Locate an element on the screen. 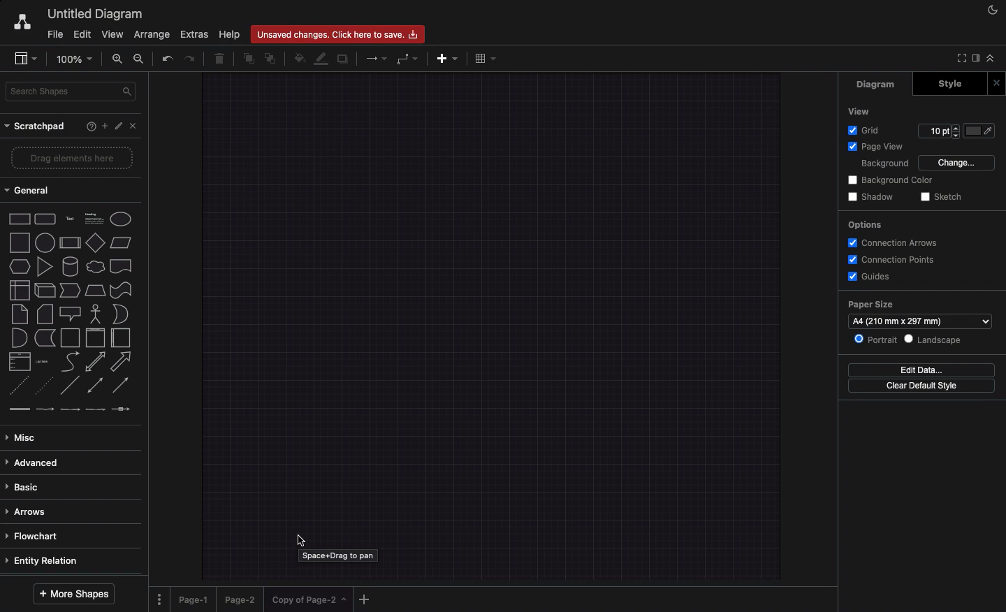 This screenshot has height=612, width=1006. Table is located at coordinates (487, 58).